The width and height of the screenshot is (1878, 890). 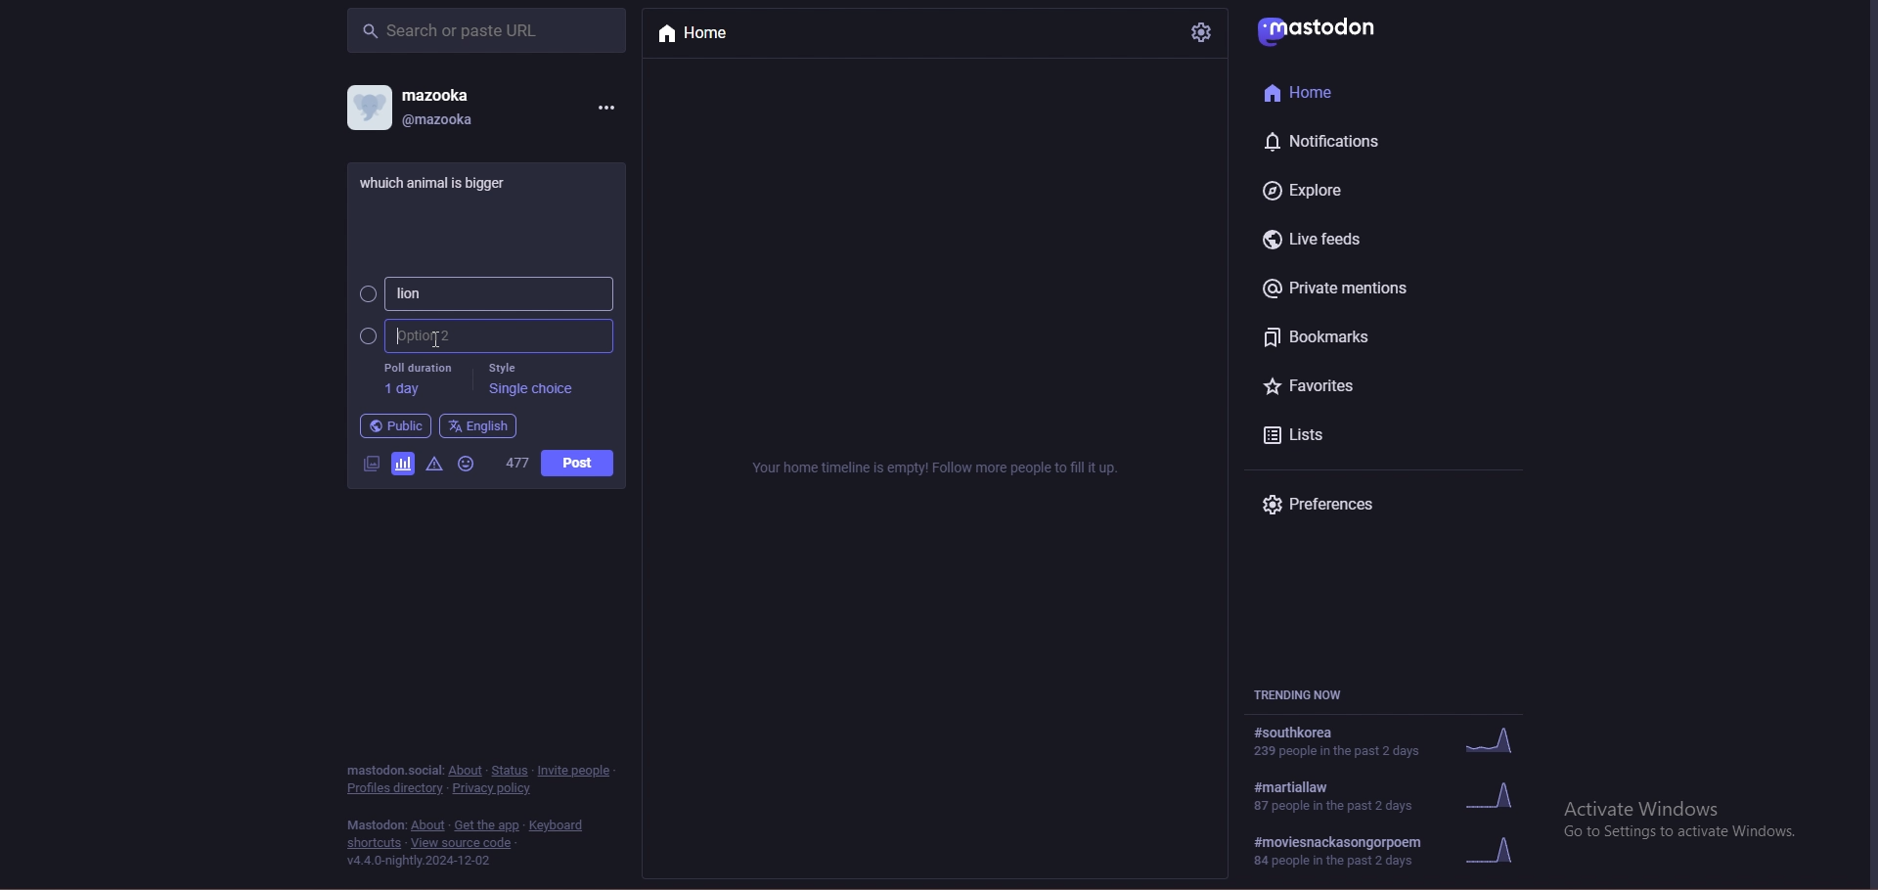 I want to click on language, so click(x=478, y=425).